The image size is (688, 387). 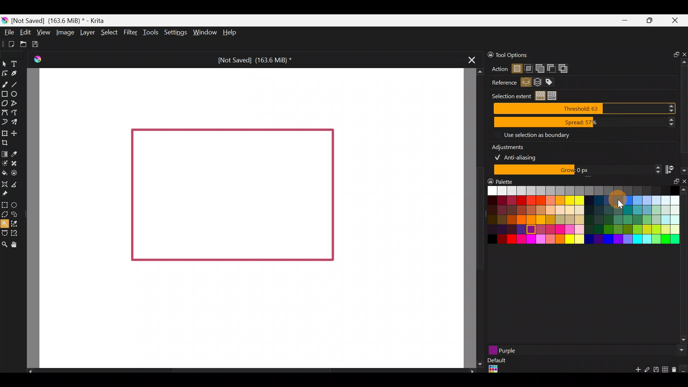 I want to click on Subtract, so click(x=551, y=67).